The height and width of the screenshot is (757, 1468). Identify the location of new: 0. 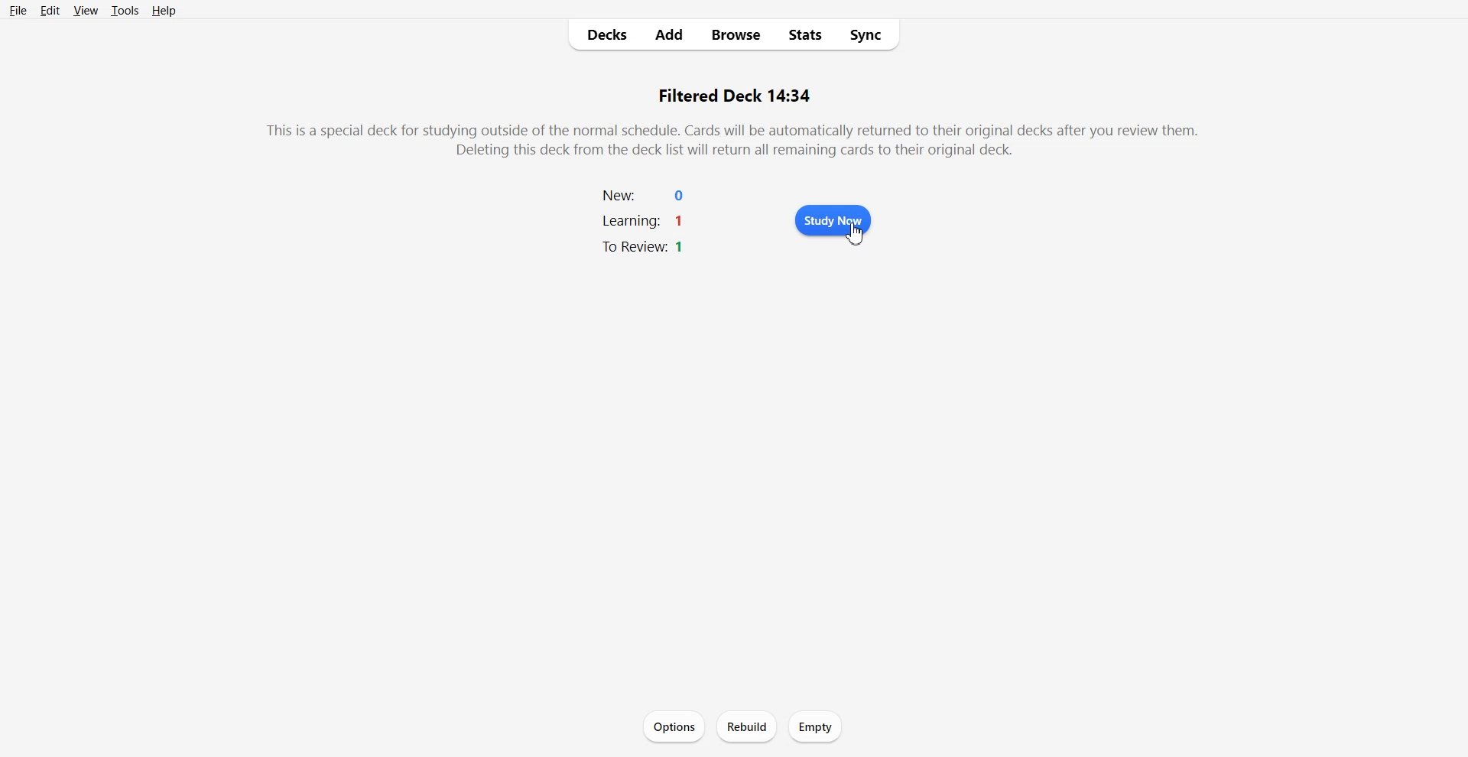
(643, 193).